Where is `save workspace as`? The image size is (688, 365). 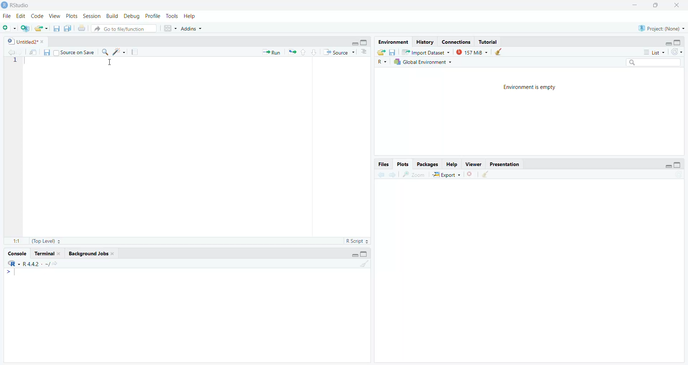 save workspace as is located at coordinates (392, 52).